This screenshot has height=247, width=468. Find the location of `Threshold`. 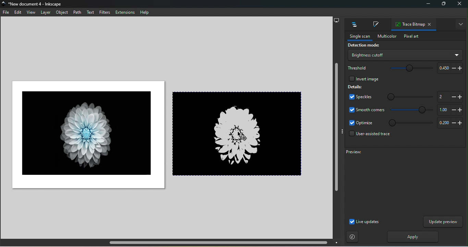

Threshold is located at coordinates (358, 67).